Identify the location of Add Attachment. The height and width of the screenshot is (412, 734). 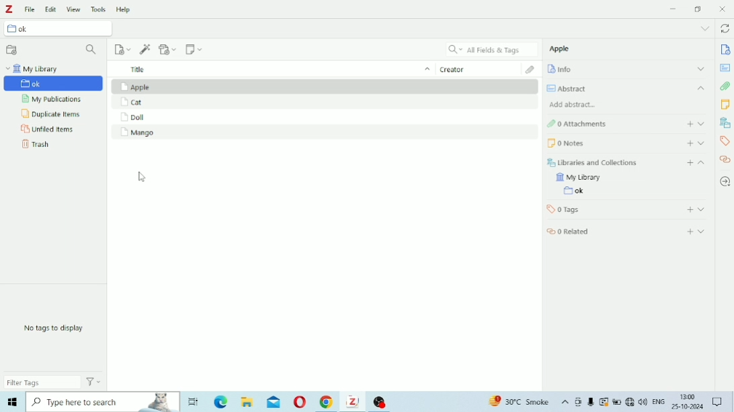
(167, 49).